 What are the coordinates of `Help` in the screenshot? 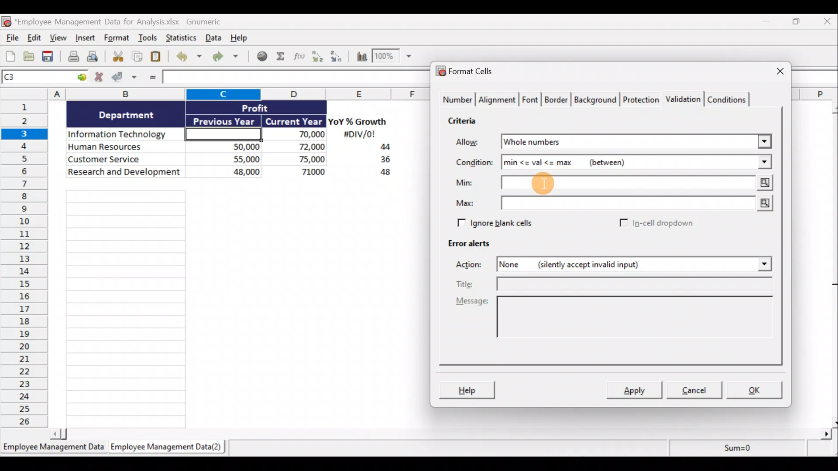 It's located at (468, 389).